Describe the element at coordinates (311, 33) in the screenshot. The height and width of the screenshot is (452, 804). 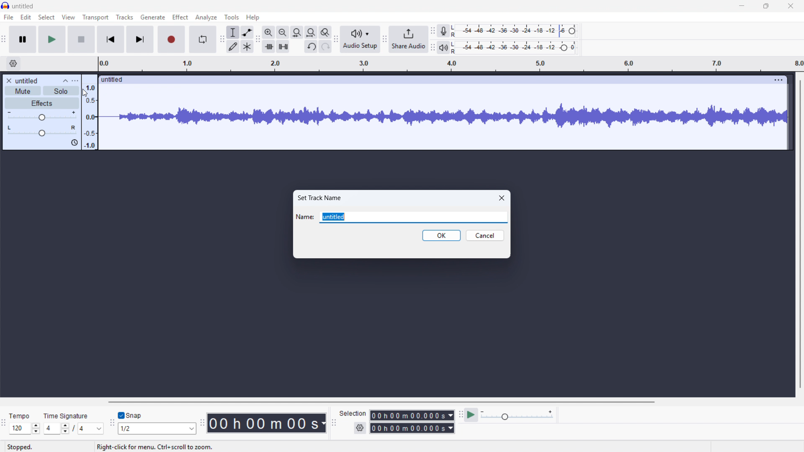
I see `` at that location.